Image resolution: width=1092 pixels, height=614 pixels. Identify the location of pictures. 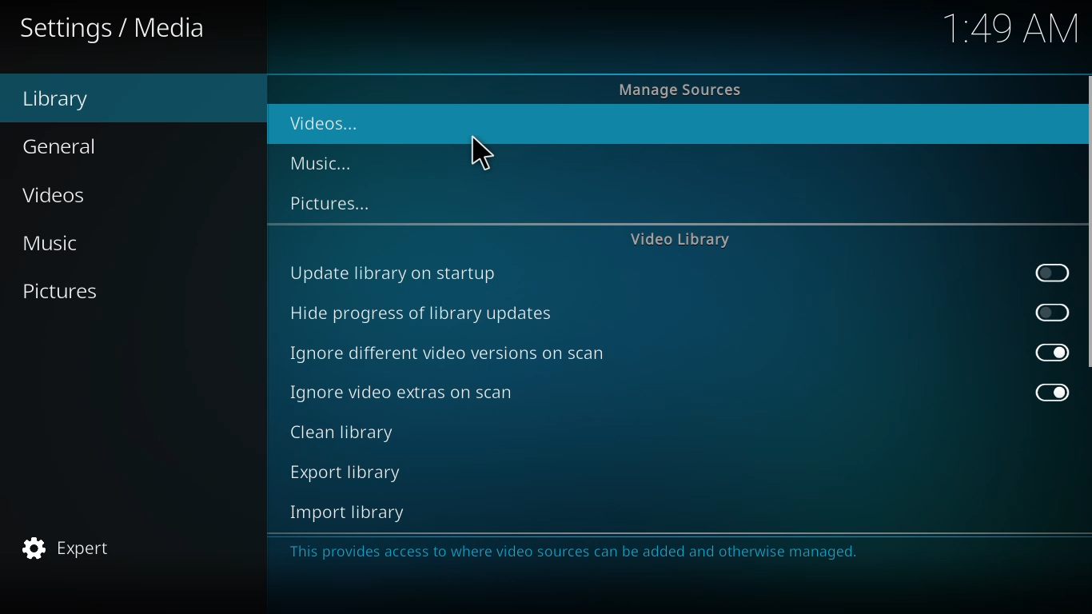
(62, 289).